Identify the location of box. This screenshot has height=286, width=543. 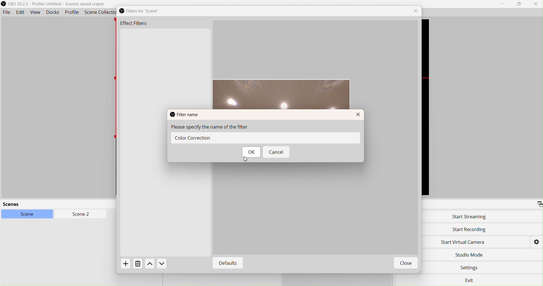
(520, 4).